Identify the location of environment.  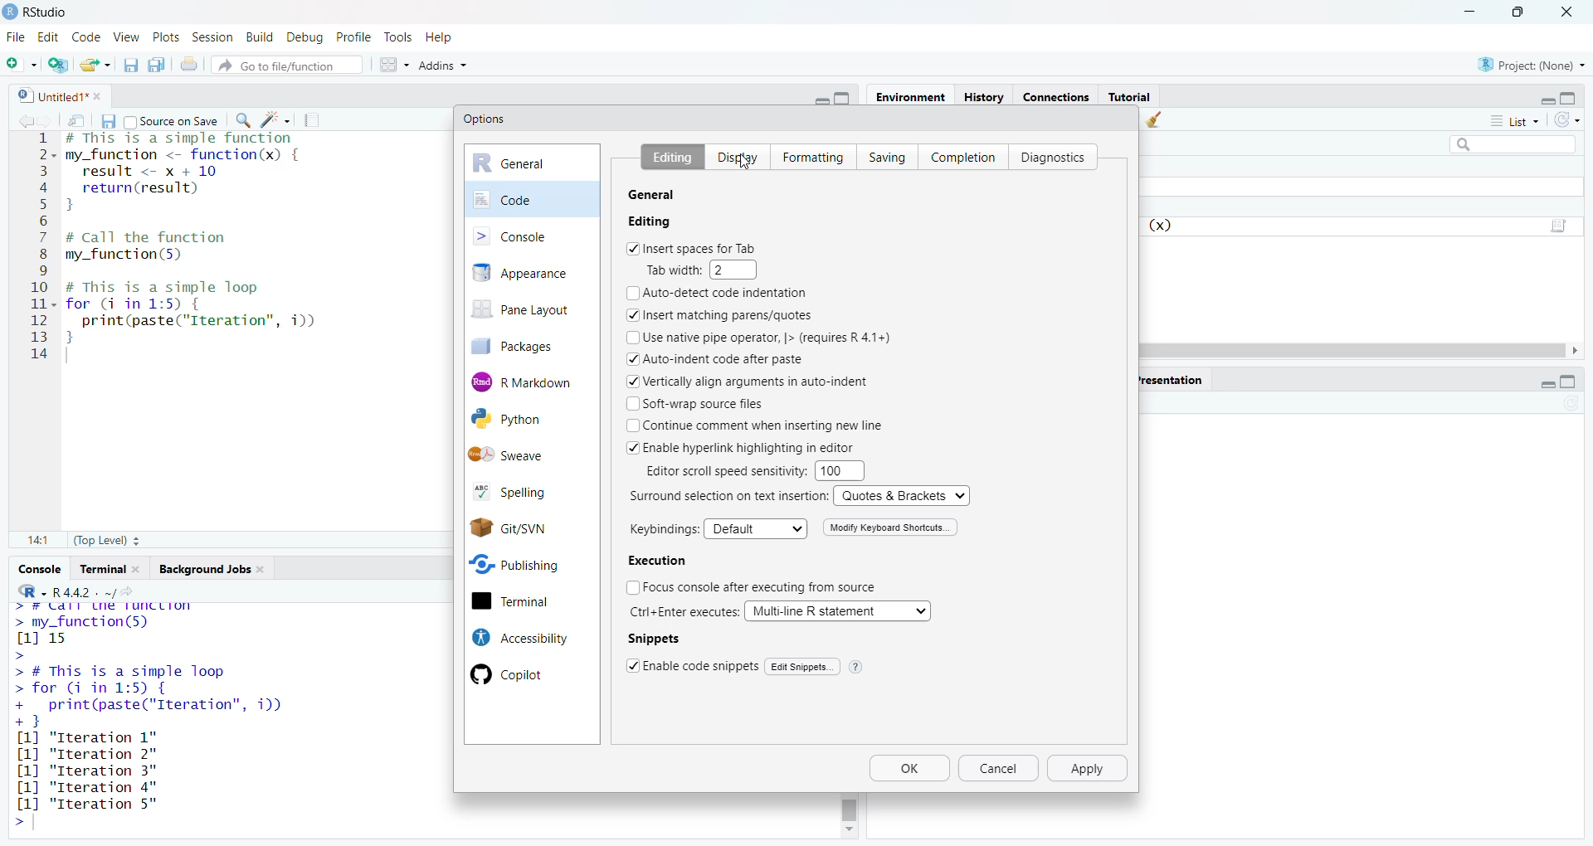
(913, 97).